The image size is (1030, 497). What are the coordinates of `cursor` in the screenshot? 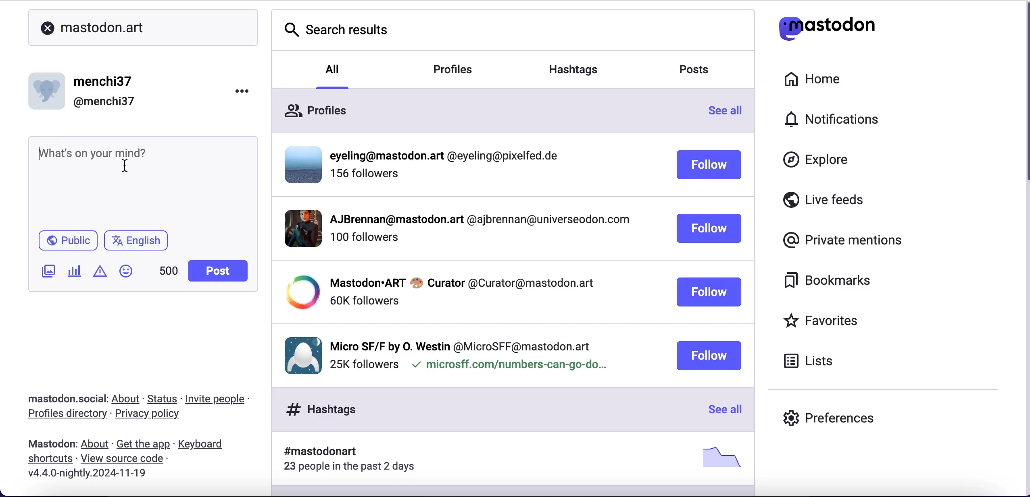 It's located at (126, 167).